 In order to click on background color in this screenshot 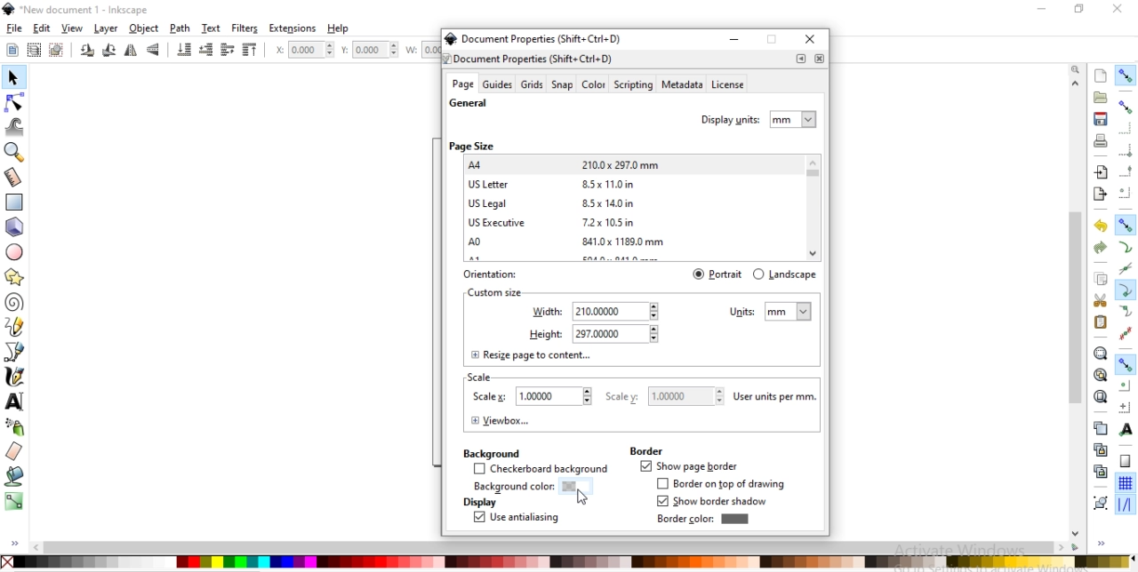, I will do `click(526, 488)`.